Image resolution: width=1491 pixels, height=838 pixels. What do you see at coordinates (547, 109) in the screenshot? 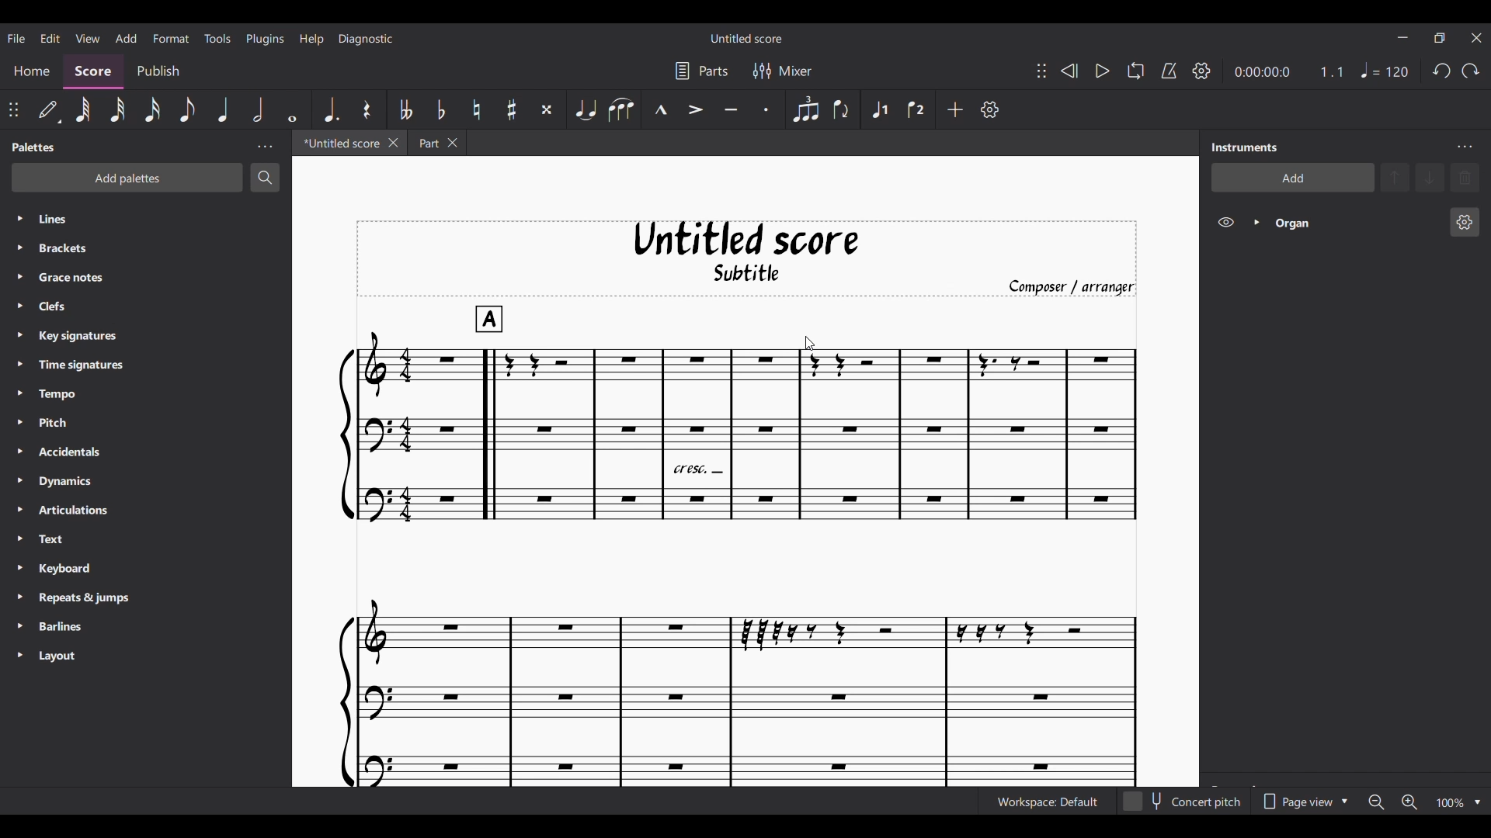
I see `Toggle double sharp` at bounding box center [547, 109].